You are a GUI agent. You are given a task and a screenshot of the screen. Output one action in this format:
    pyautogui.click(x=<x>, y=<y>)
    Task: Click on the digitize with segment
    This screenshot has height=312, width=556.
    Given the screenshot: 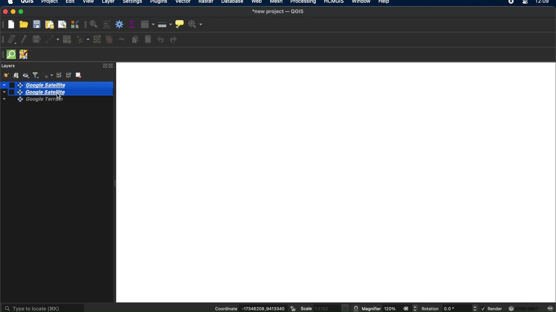 What is the action you would take?
    pyautogui.click(x=53, y=39)
    